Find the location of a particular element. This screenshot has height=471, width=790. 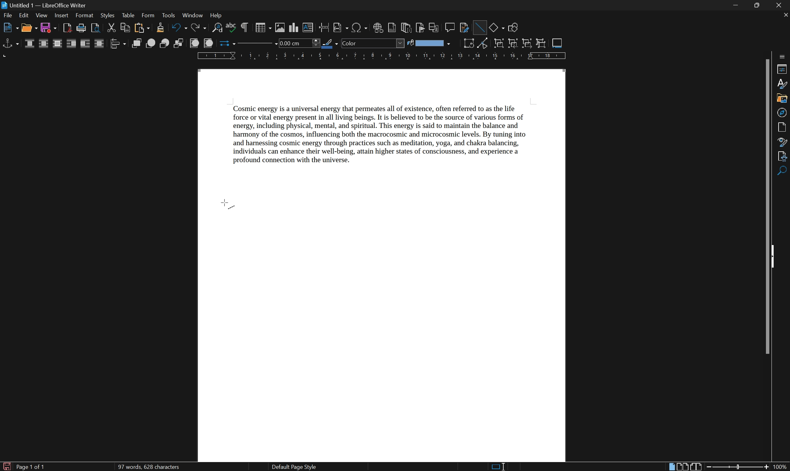

forward one is located at coordinates (151, 43).